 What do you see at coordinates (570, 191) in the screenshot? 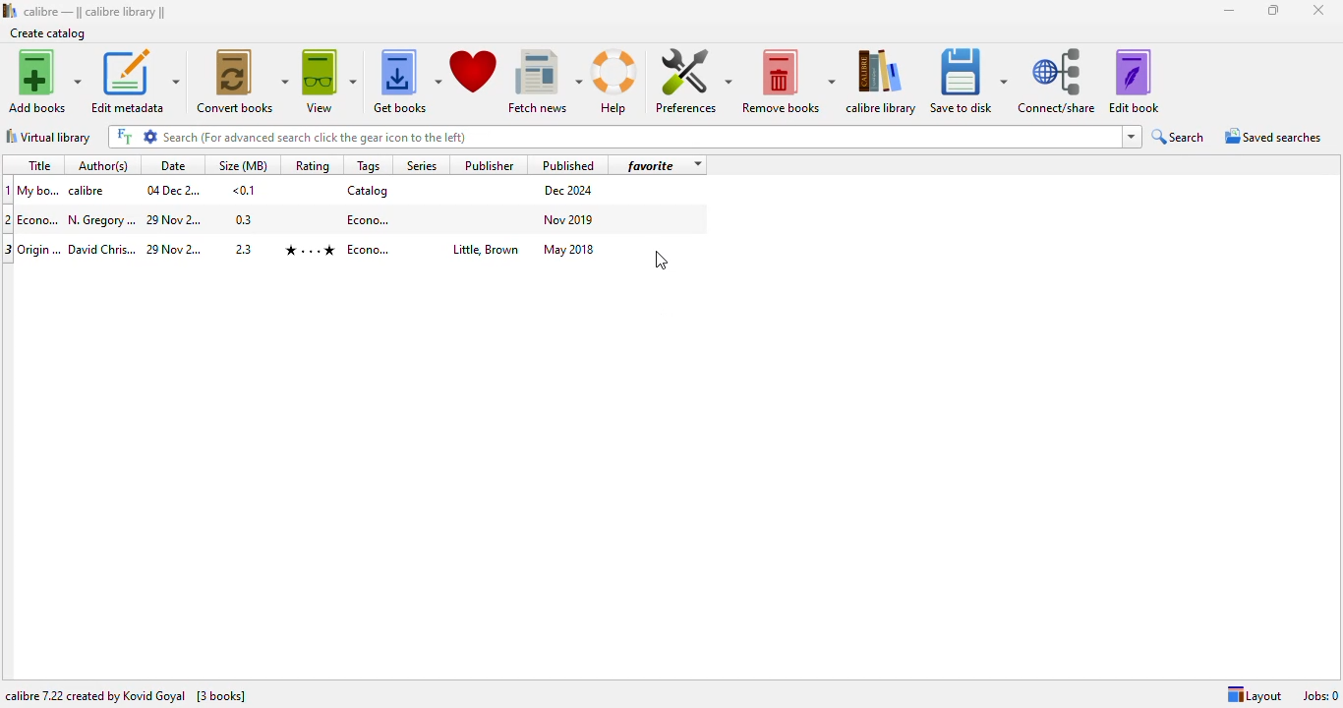
I see `publish date` at bounding box center [570, 191].